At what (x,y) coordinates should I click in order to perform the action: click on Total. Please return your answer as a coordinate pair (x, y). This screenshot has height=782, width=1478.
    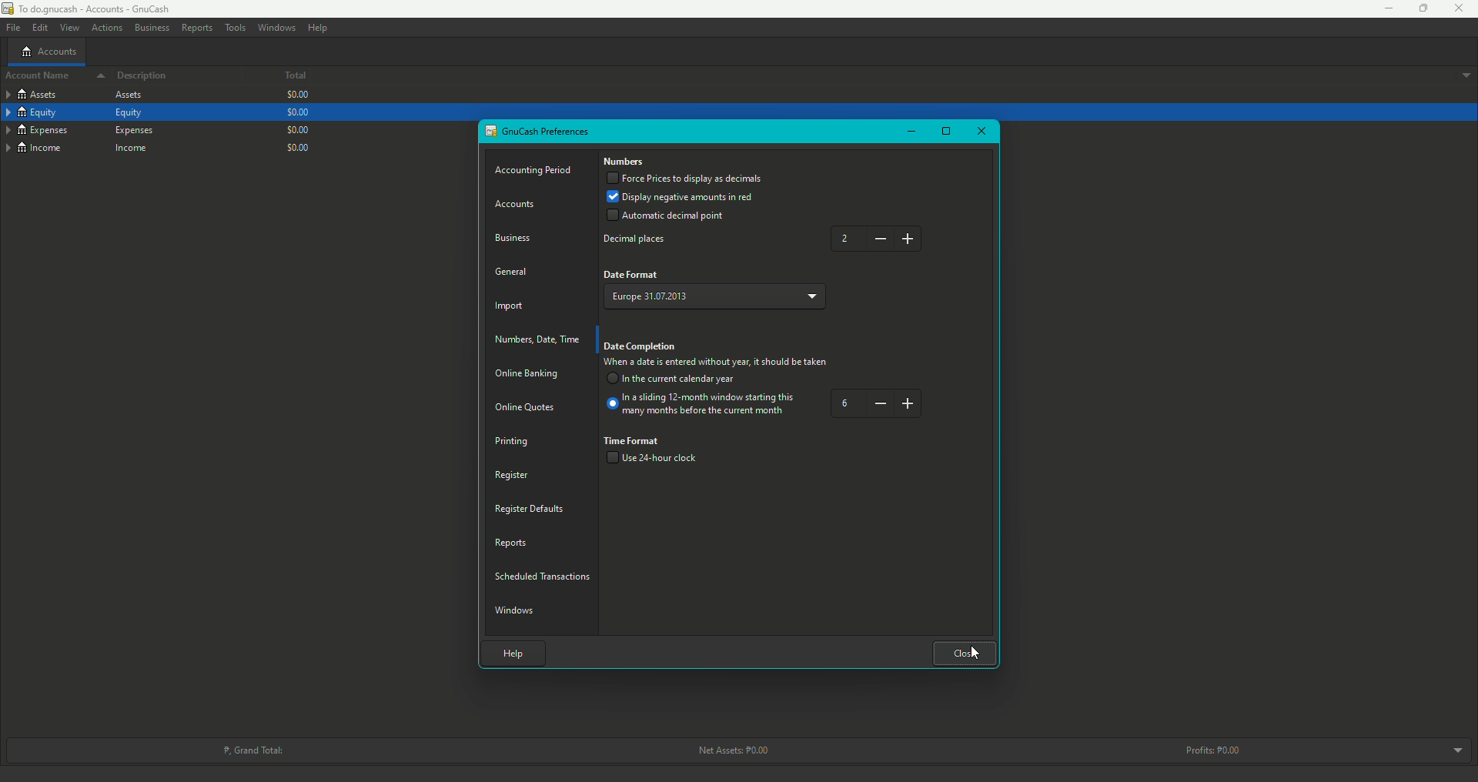
    Looking at the image, I should click on (283, 77).